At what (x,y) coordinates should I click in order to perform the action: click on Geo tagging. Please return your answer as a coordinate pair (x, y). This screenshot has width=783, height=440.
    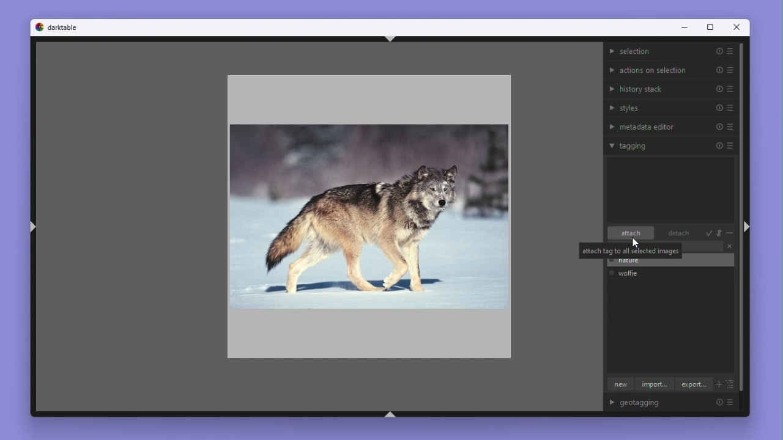
    Looking at the image, I should click on (675, 403).